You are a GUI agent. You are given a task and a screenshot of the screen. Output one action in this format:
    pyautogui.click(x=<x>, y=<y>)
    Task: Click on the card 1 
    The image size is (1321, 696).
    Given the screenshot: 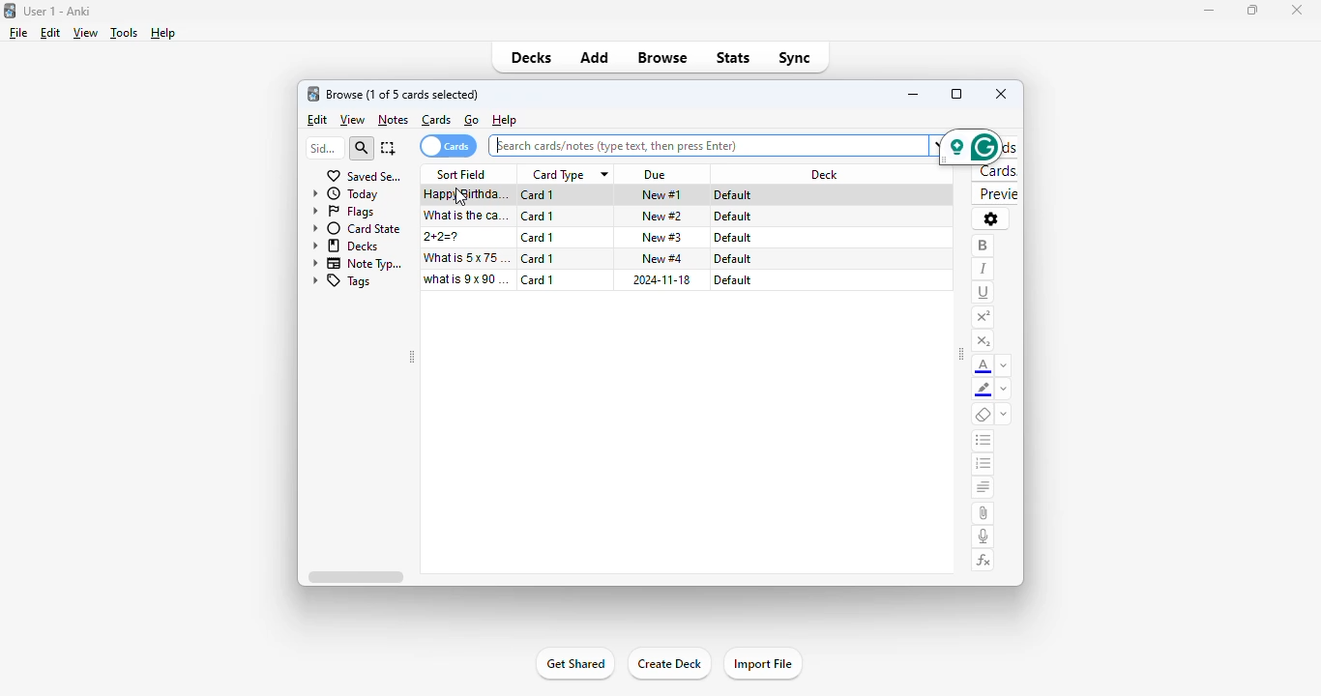 What is the action you would take?
    pyautogui.click(x=538, y=279)
    